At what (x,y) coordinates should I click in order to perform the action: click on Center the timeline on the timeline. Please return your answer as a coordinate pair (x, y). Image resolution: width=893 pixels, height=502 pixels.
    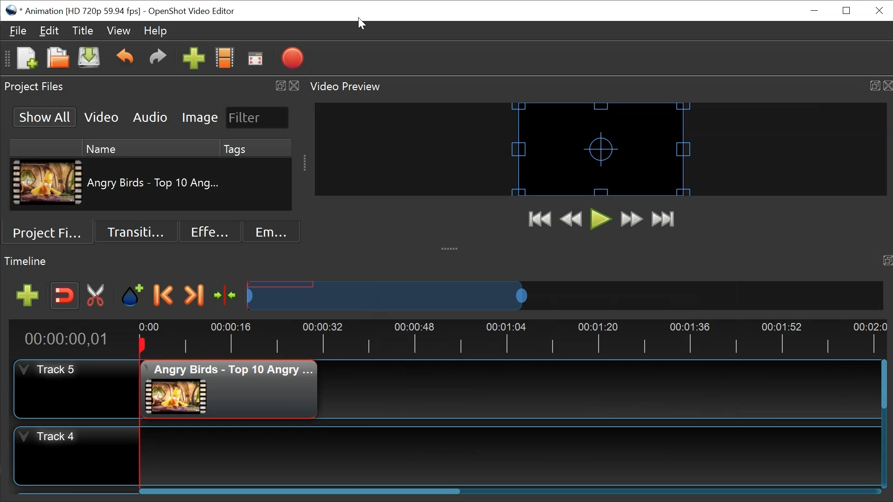
    Looking at the image, I should click on (227, 295).